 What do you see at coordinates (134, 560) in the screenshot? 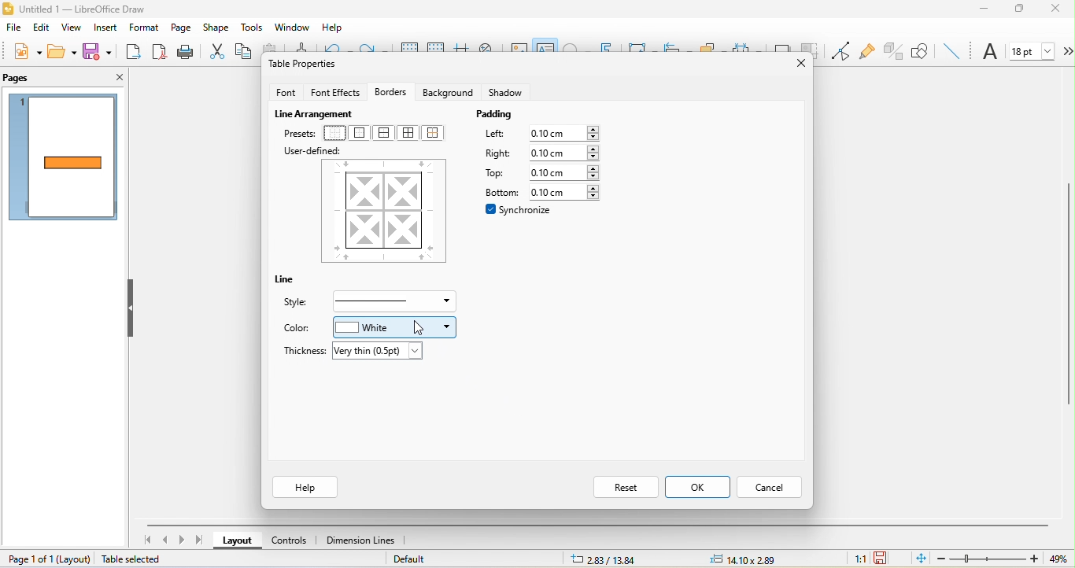
I see `table selected` at bounding box center [134, 560].